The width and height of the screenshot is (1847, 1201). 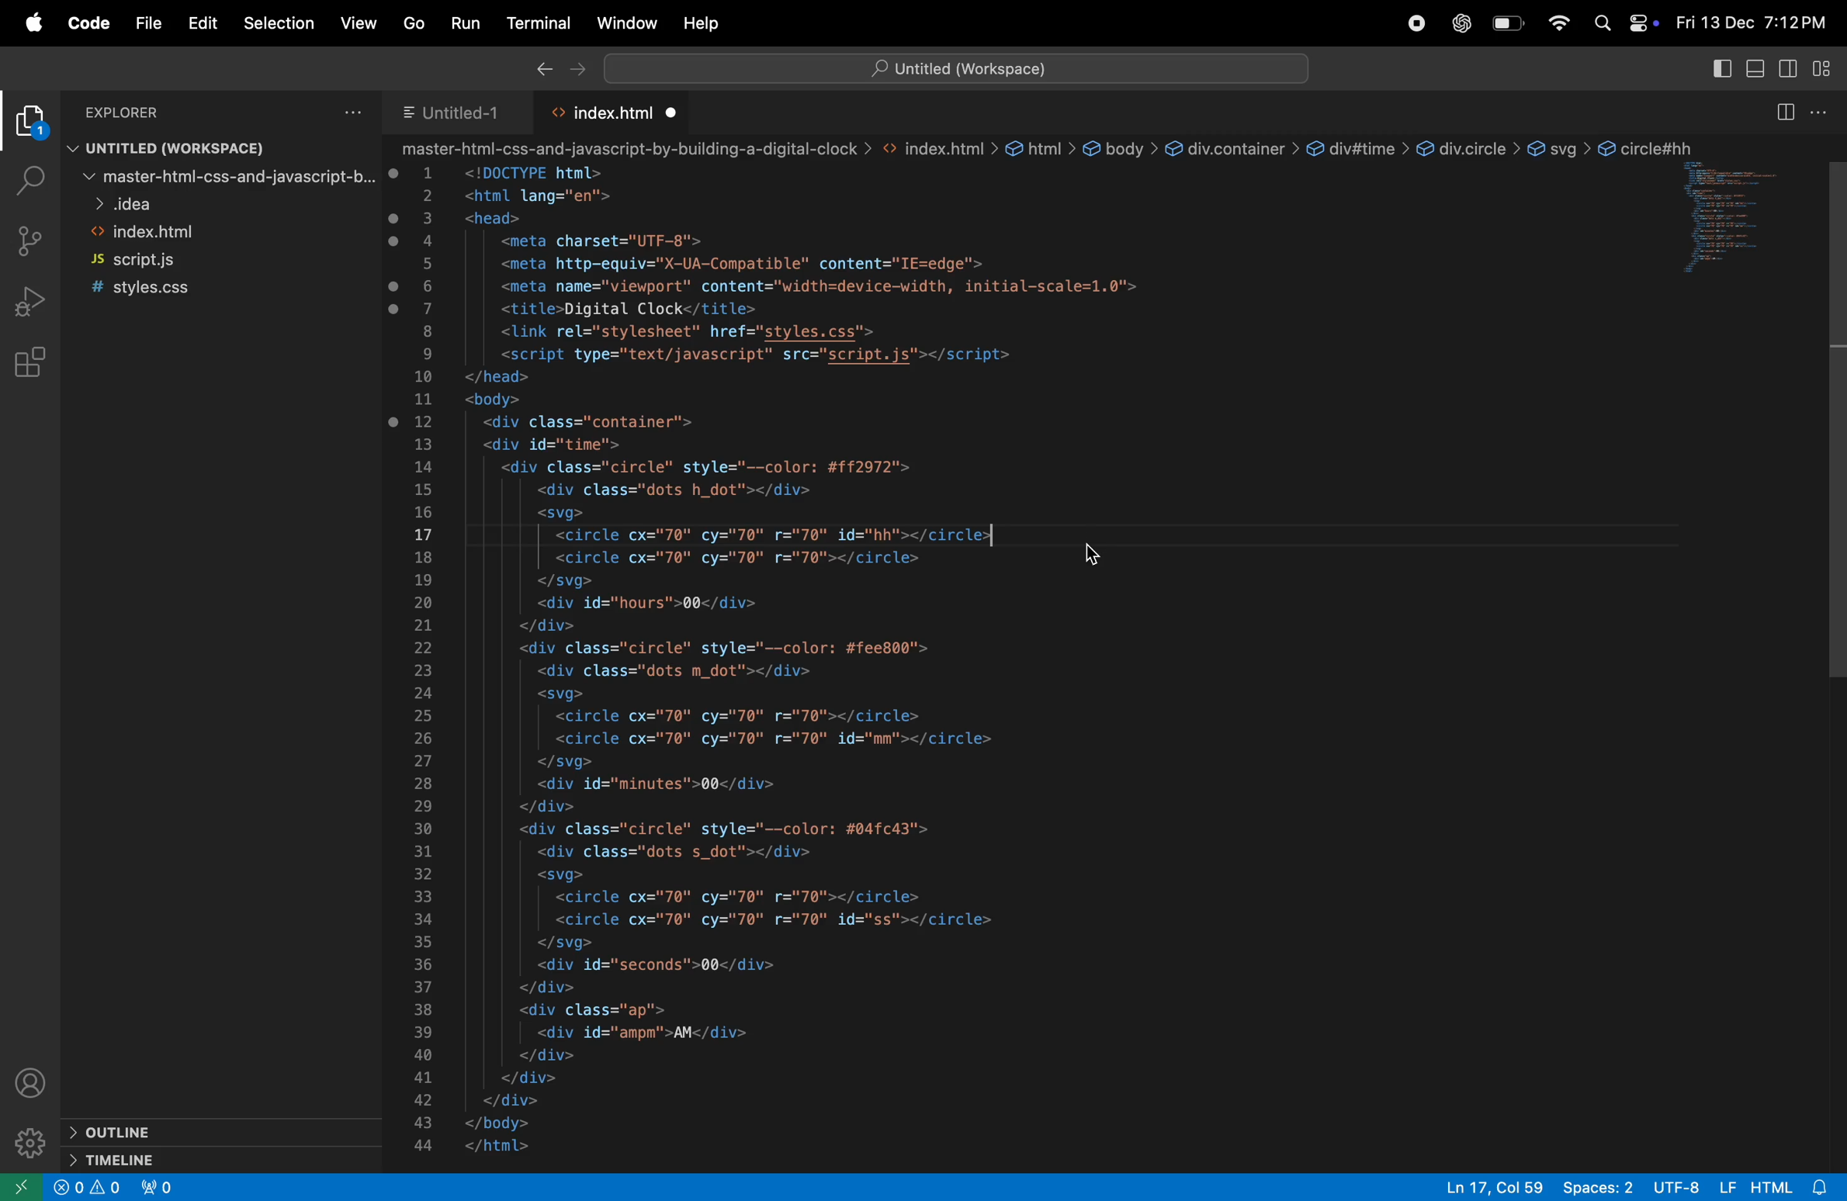 What do you see at coordinates (705, 19) in the screenshot?
I see `Help` at bounding box center [705, 19].